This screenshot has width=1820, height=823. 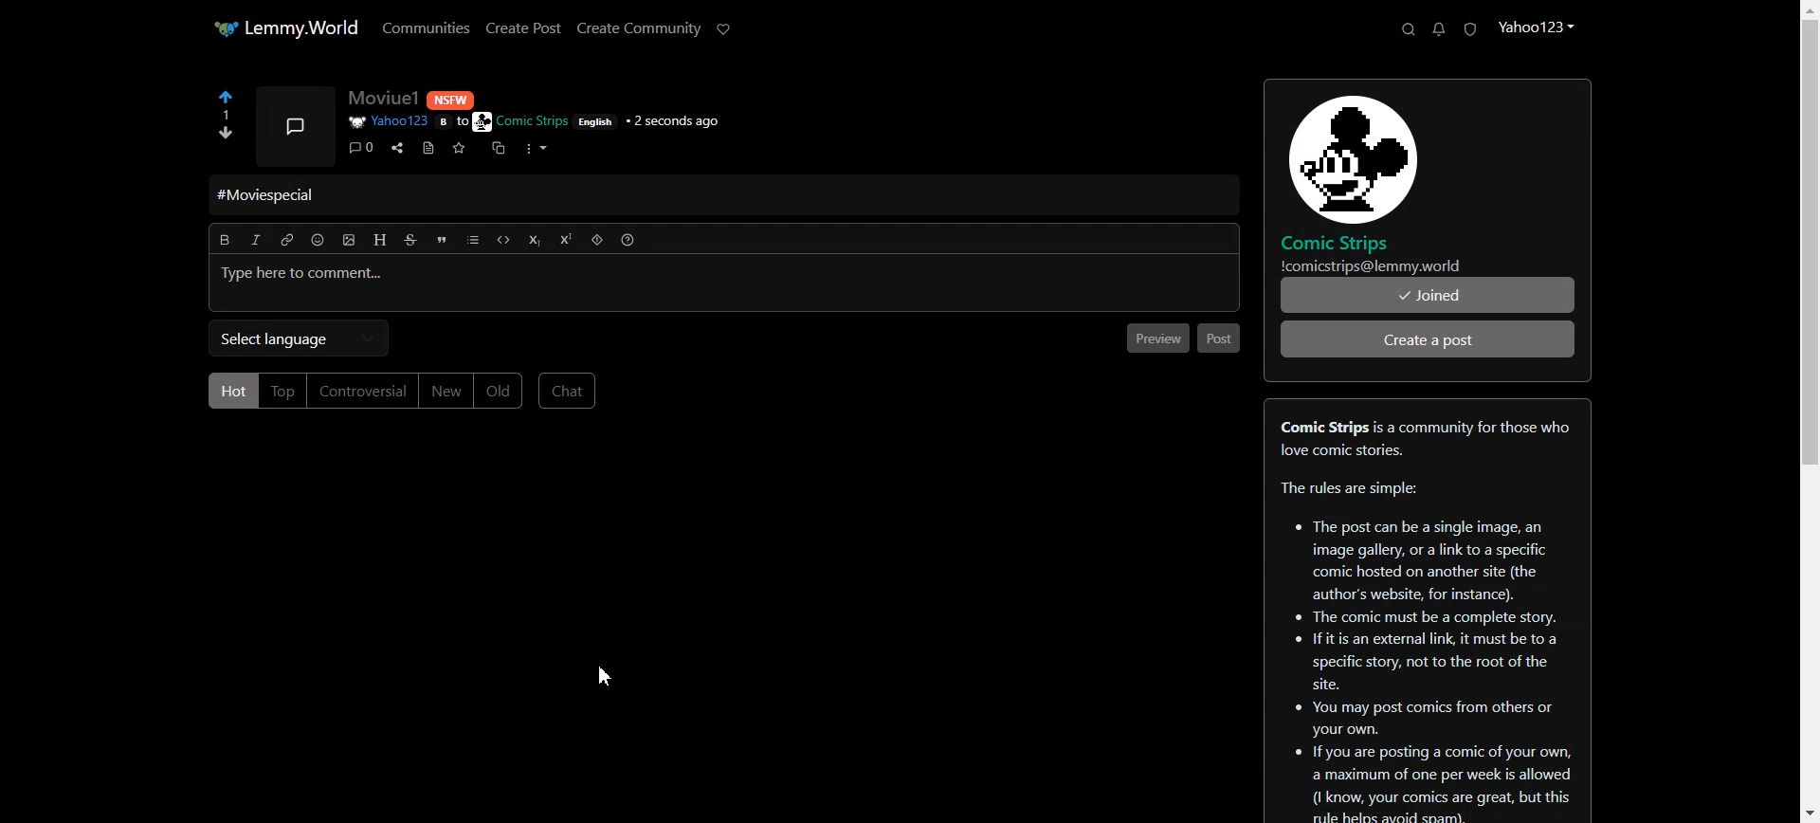 What do you see at coordinates (1427, 296) in the screenshot?
I see `Joined` at bounding box center [1427, 296].